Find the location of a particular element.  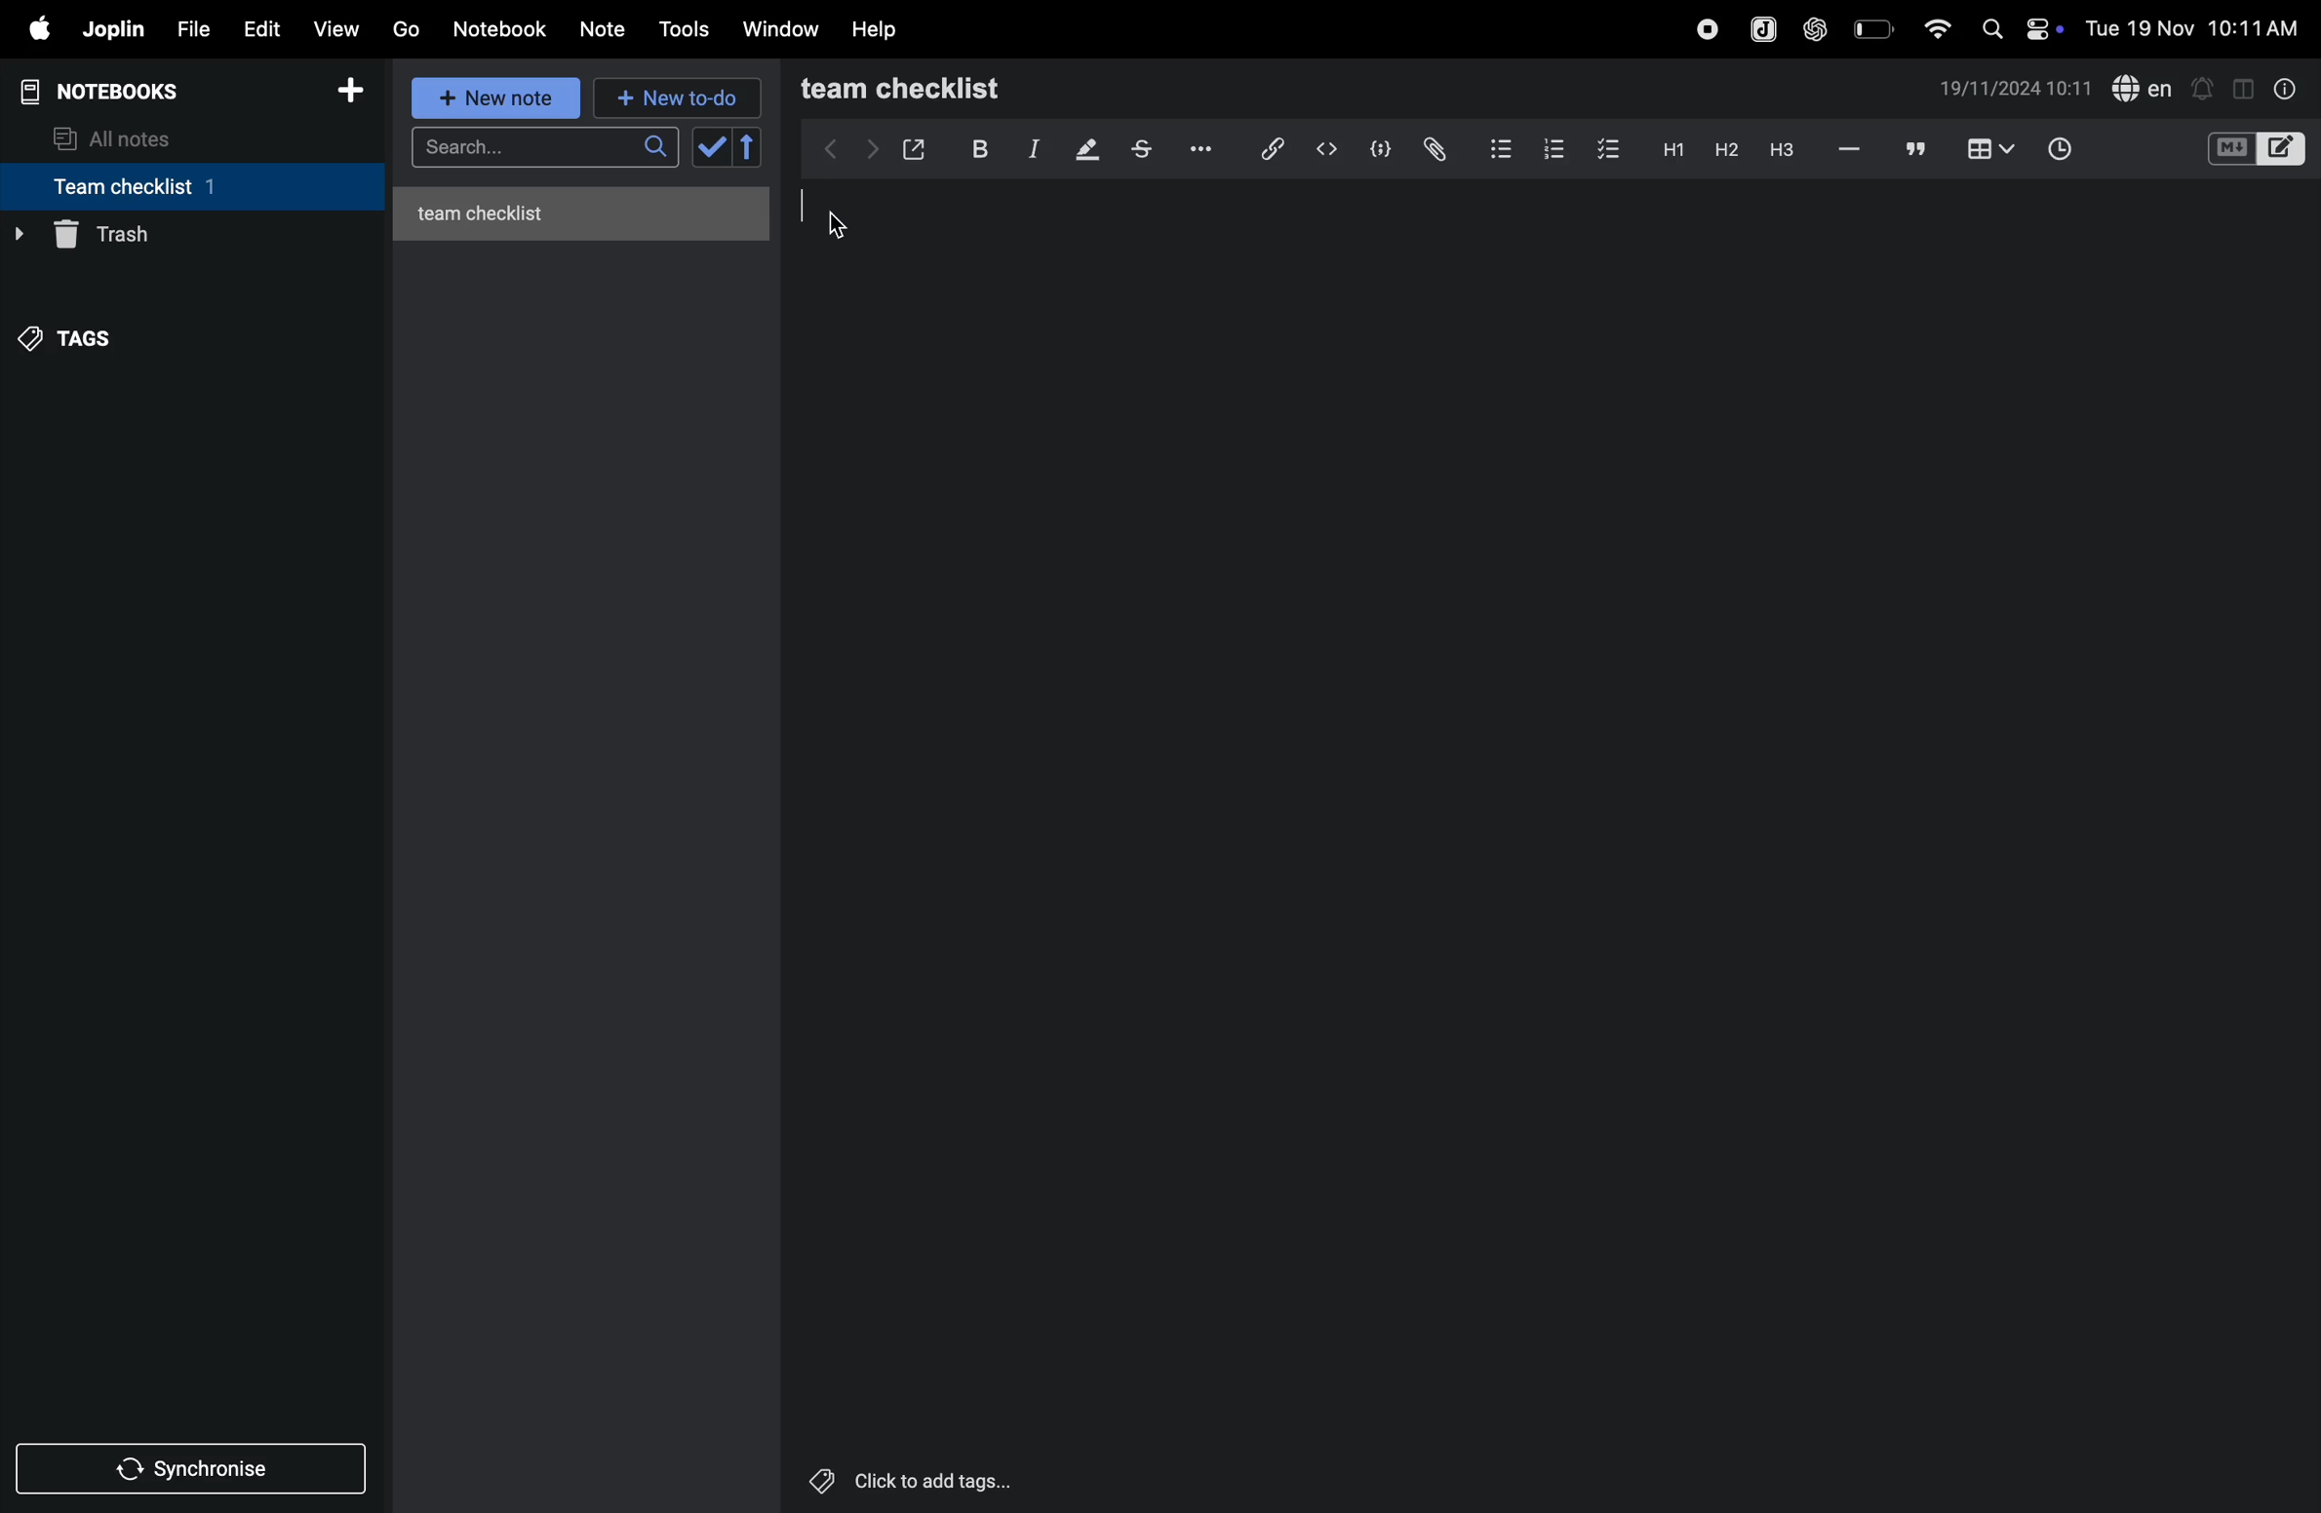

cursor is located at coordinates (842, 227).